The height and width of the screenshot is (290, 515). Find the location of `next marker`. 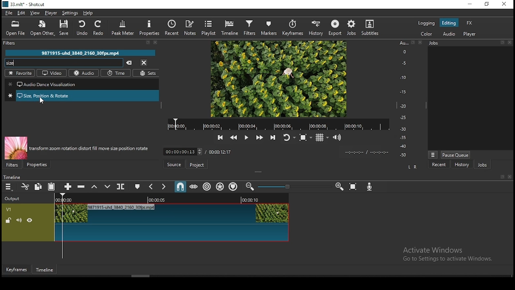

next marker is located at coordinates (164, 186).